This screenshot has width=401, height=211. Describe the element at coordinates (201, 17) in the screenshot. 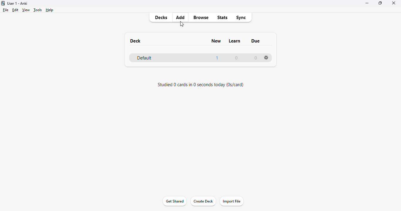

I see `browse` at that location.